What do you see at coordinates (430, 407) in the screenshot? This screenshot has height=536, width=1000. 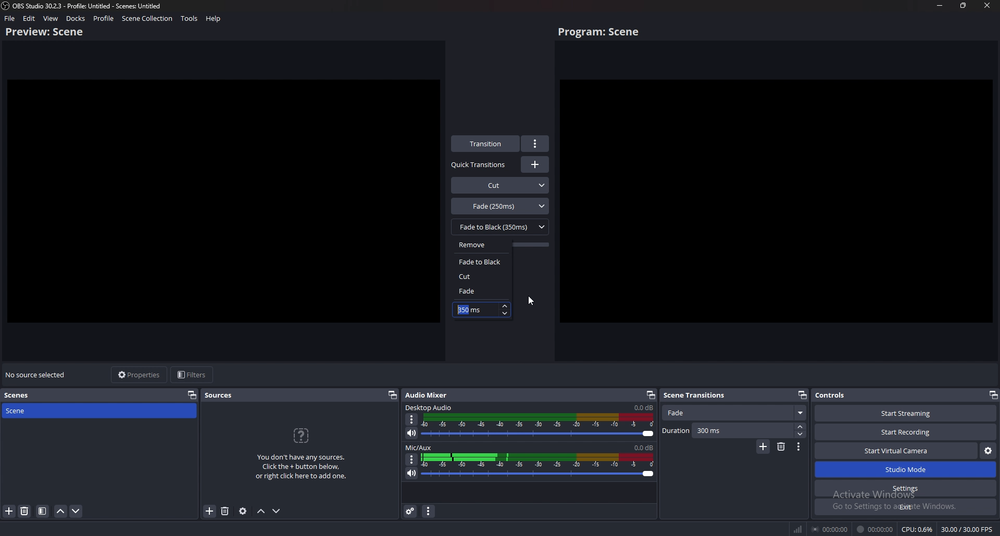 I see `Desktop audio` at bounding box center [430, 407].